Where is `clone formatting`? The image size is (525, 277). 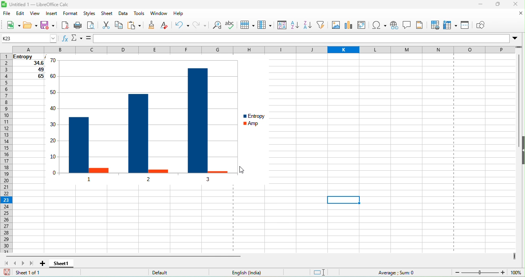
clone formatting is located at coordinates (153, 26).